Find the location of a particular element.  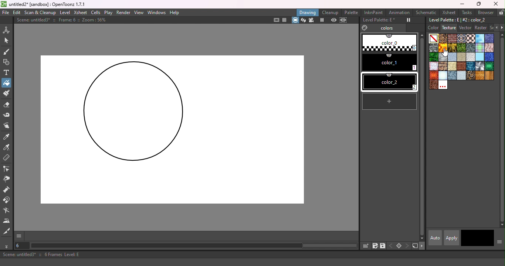

camera stand view is located at coordinates (295, 20).